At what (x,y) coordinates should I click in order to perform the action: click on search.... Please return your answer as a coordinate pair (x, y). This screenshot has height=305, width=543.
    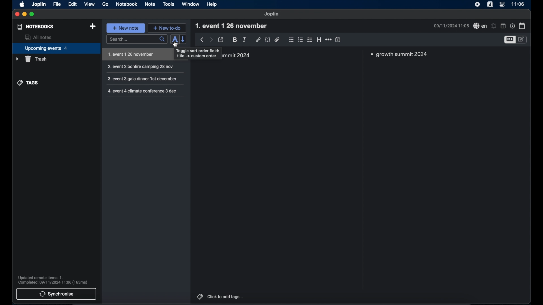
    Looking at the image, I should click on (137, 39).